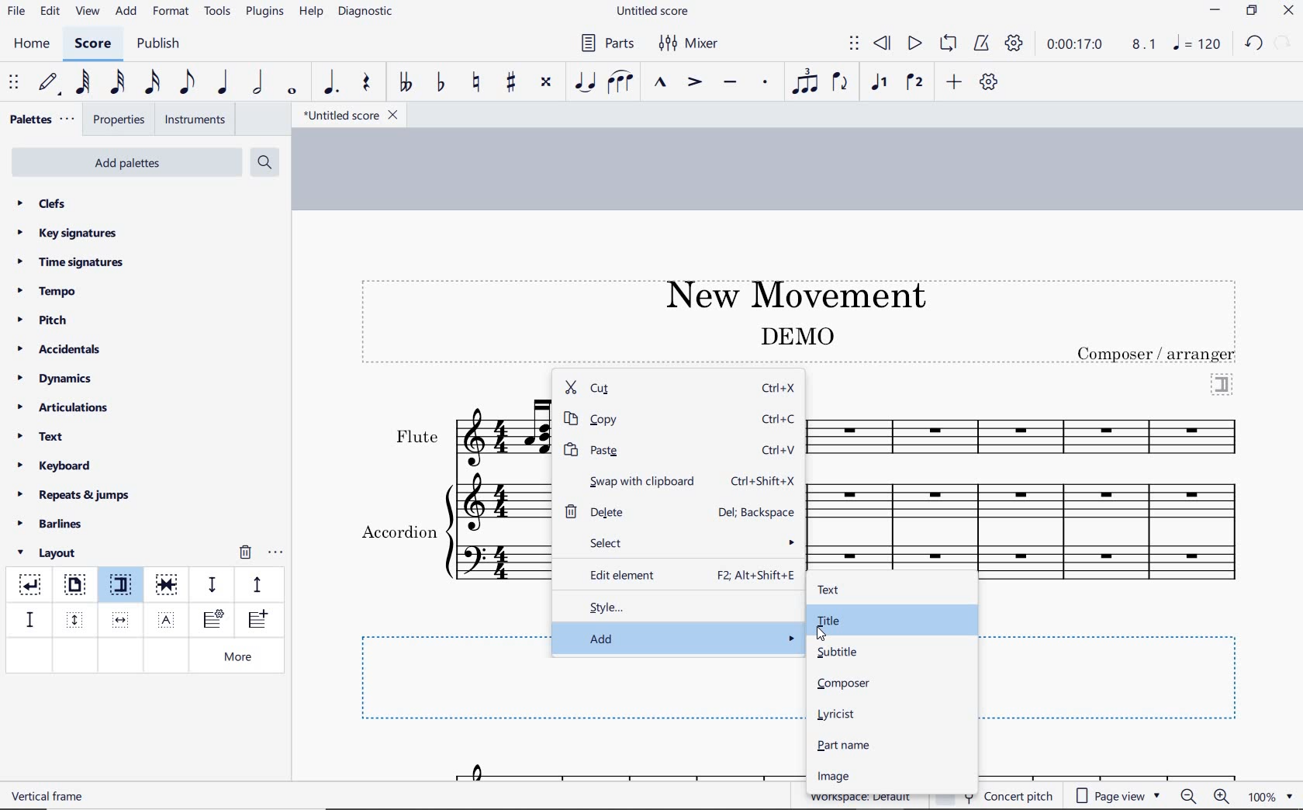 The width and height of the screenshot is (1303, 810). What do you see at coordinates (241, 658) in the screenshot?
I see `more` at bounding box center [241, 658].